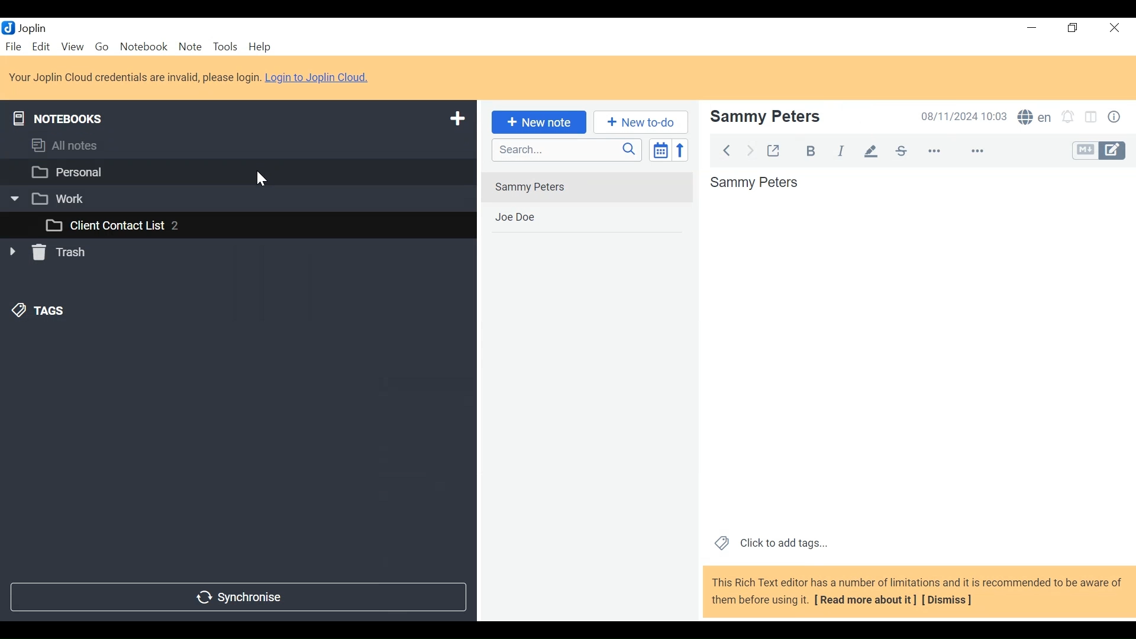  What do you see at coordinates (680, 150) in the screenshot?
I see `Reverse sort order` at bounding box center [680, 150].